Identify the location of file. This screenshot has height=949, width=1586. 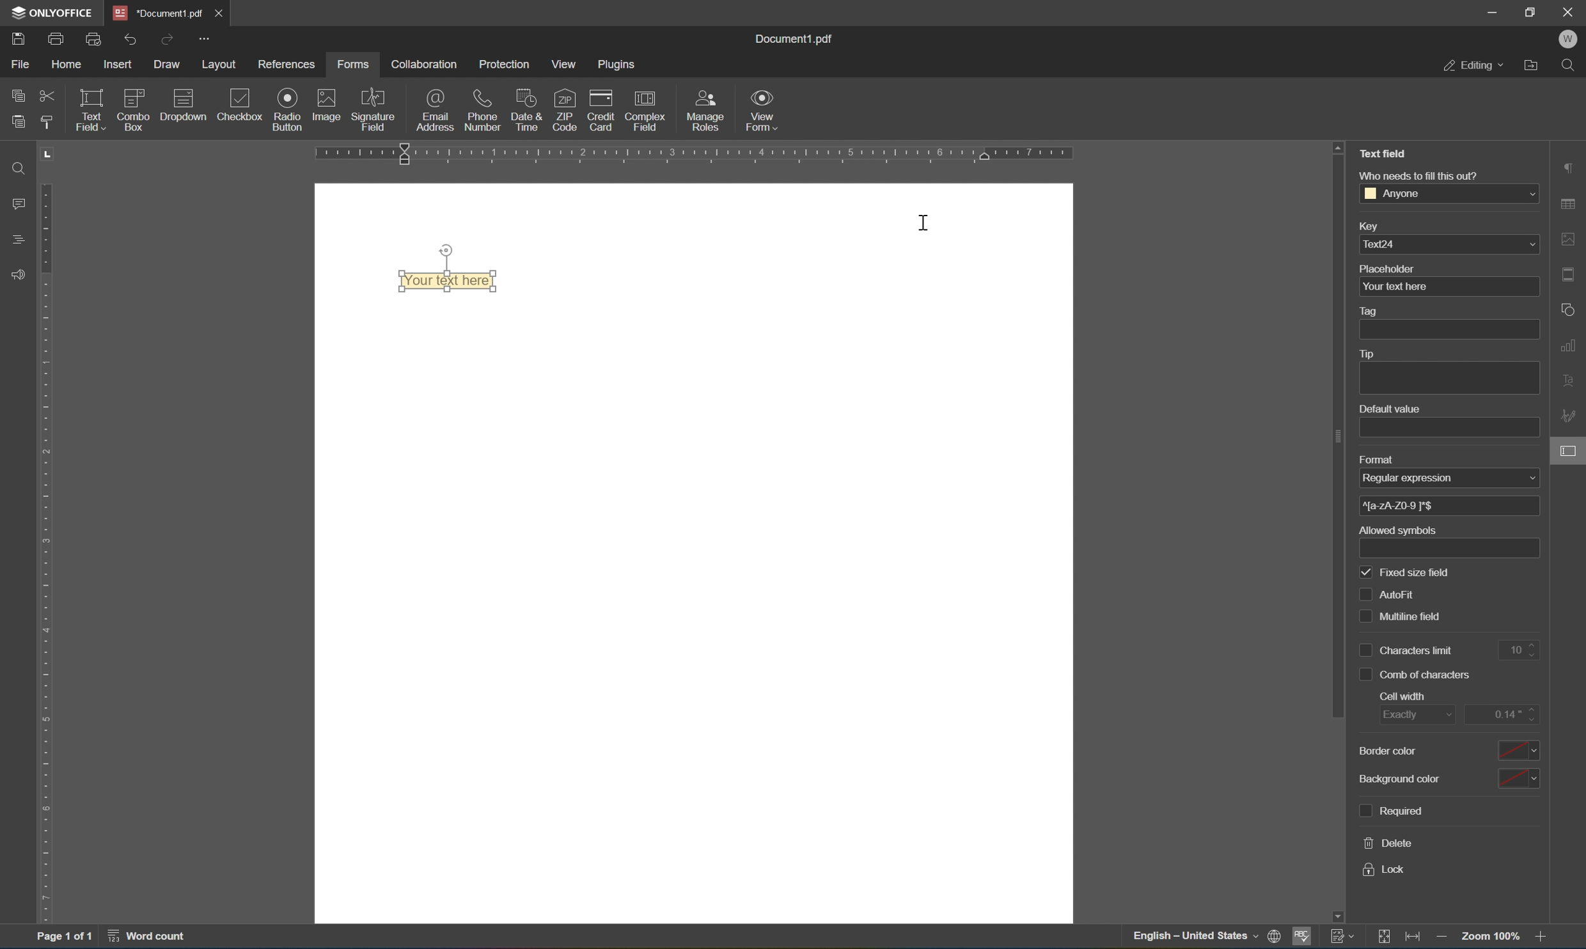
(20, 63).